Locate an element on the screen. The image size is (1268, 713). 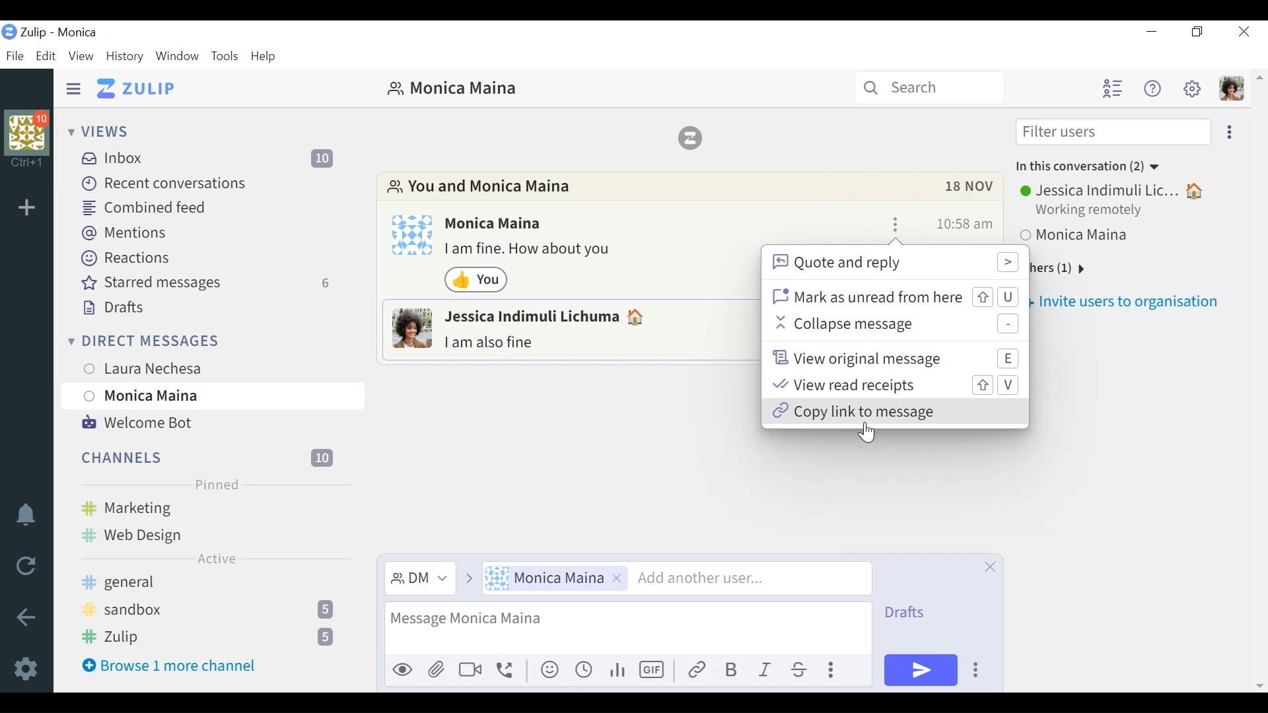
Ellipsis is located at coordinates (896, 223).